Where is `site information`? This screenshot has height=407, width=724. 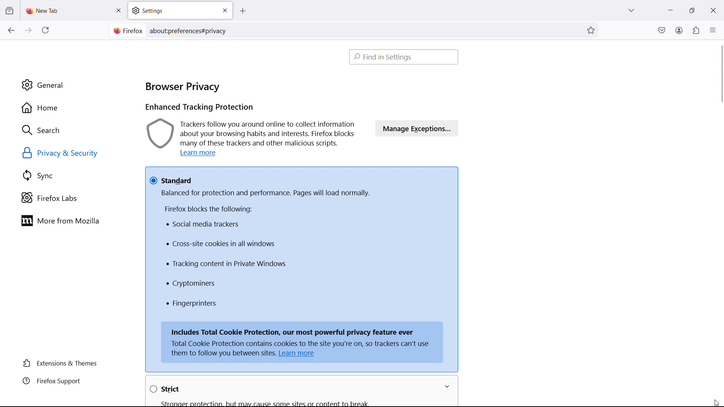
site information is located at coordinates (127, 31).